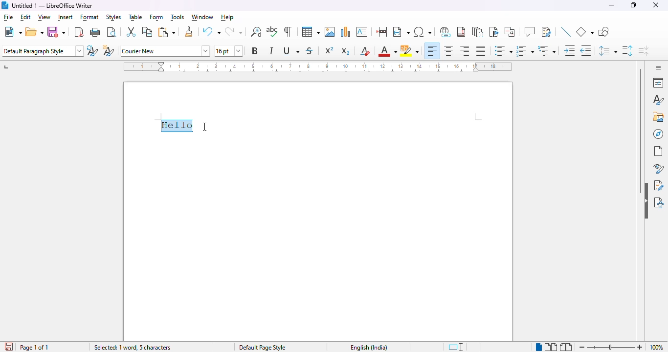 The width and height of the screenshot is (668, 352). What do you see at coordinates (205, 126) in the screenshot?
I see `cursor` at bounding box center [205, 126].